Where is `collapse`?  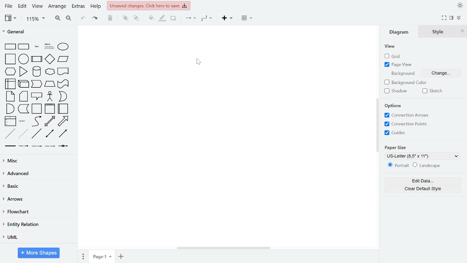
collapse is located at coordinates (459, 18).